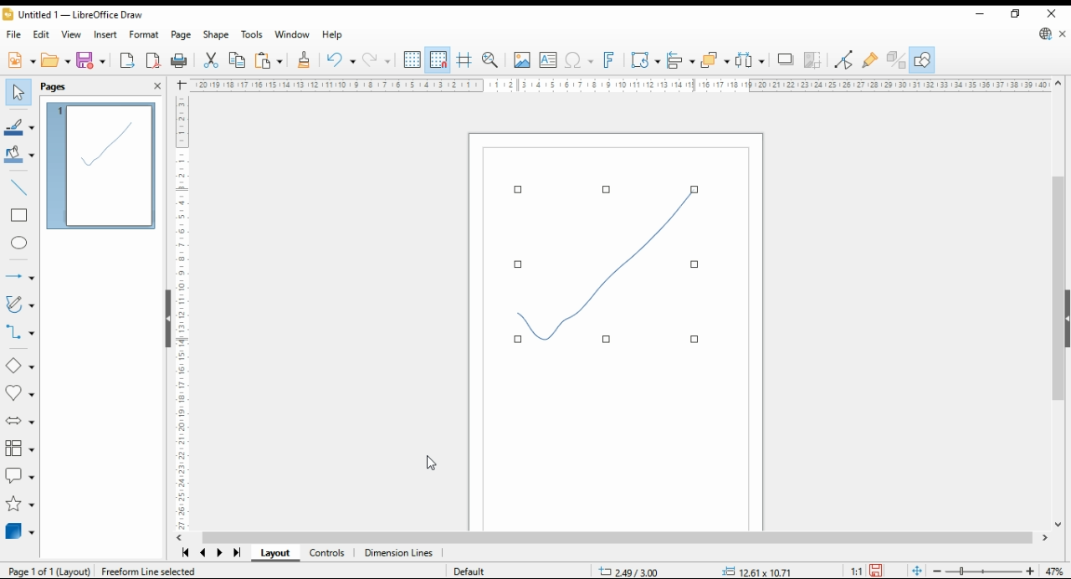  Describe the element at coordinates (982, 571) in the screenshot. I see `zoom slider` at that location.